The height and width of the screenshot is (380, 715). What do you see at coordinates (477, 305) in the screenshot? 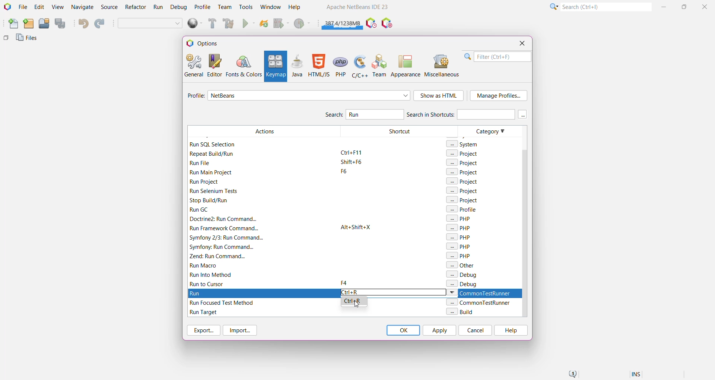
I see `Category` at bounding box center [477, 305].